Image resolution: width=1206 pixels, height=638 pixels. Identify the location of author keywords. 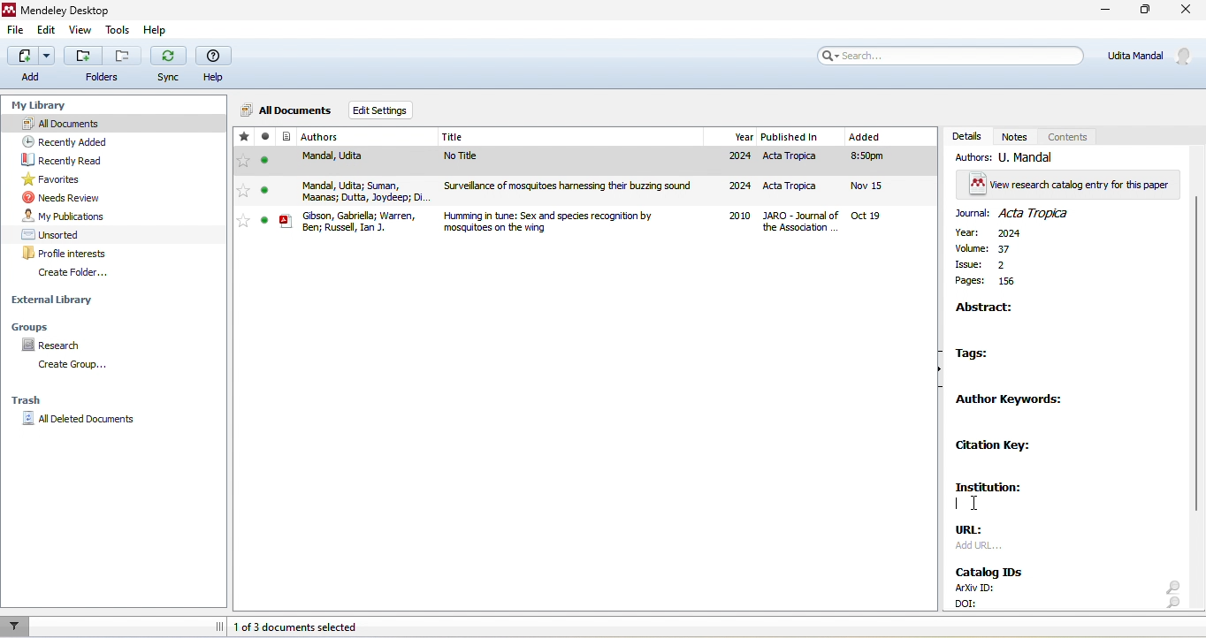
(1011, 401).